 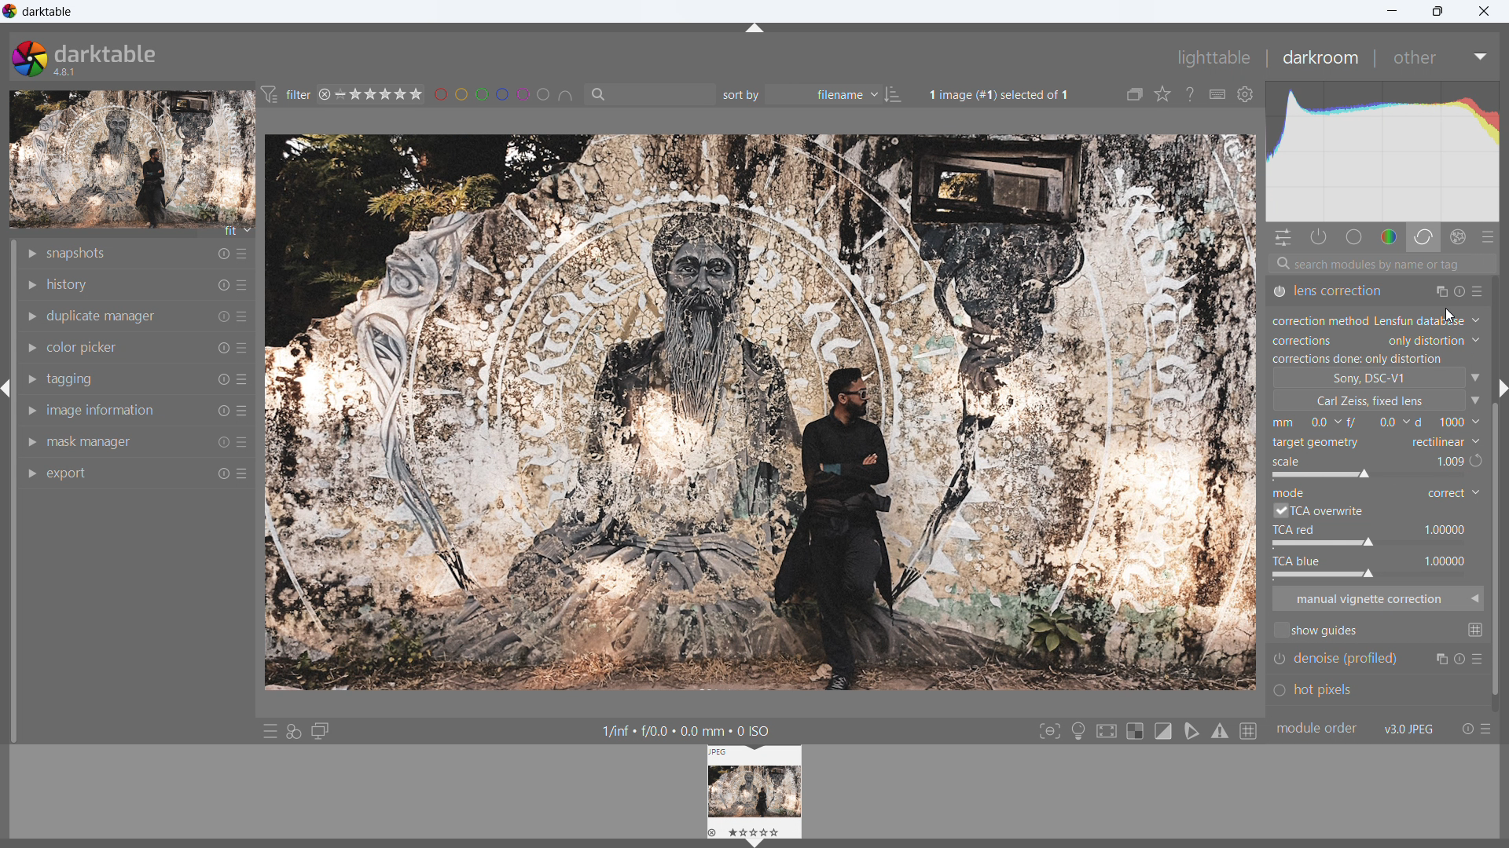 I want to click on change global guide settings, so click(x=1476, y=629).